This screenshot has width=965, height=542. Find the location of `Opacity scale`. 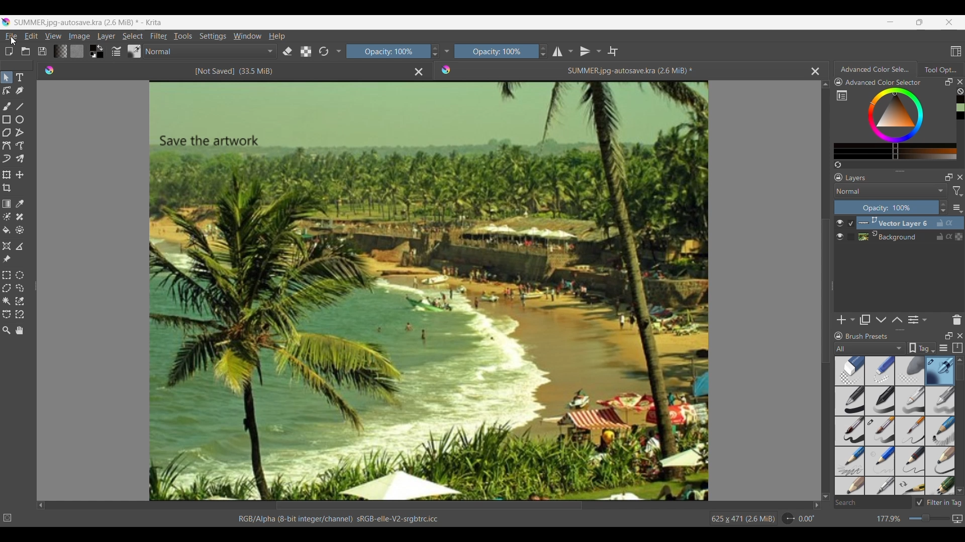

Opacity scale is located at coordinates (494, 51).